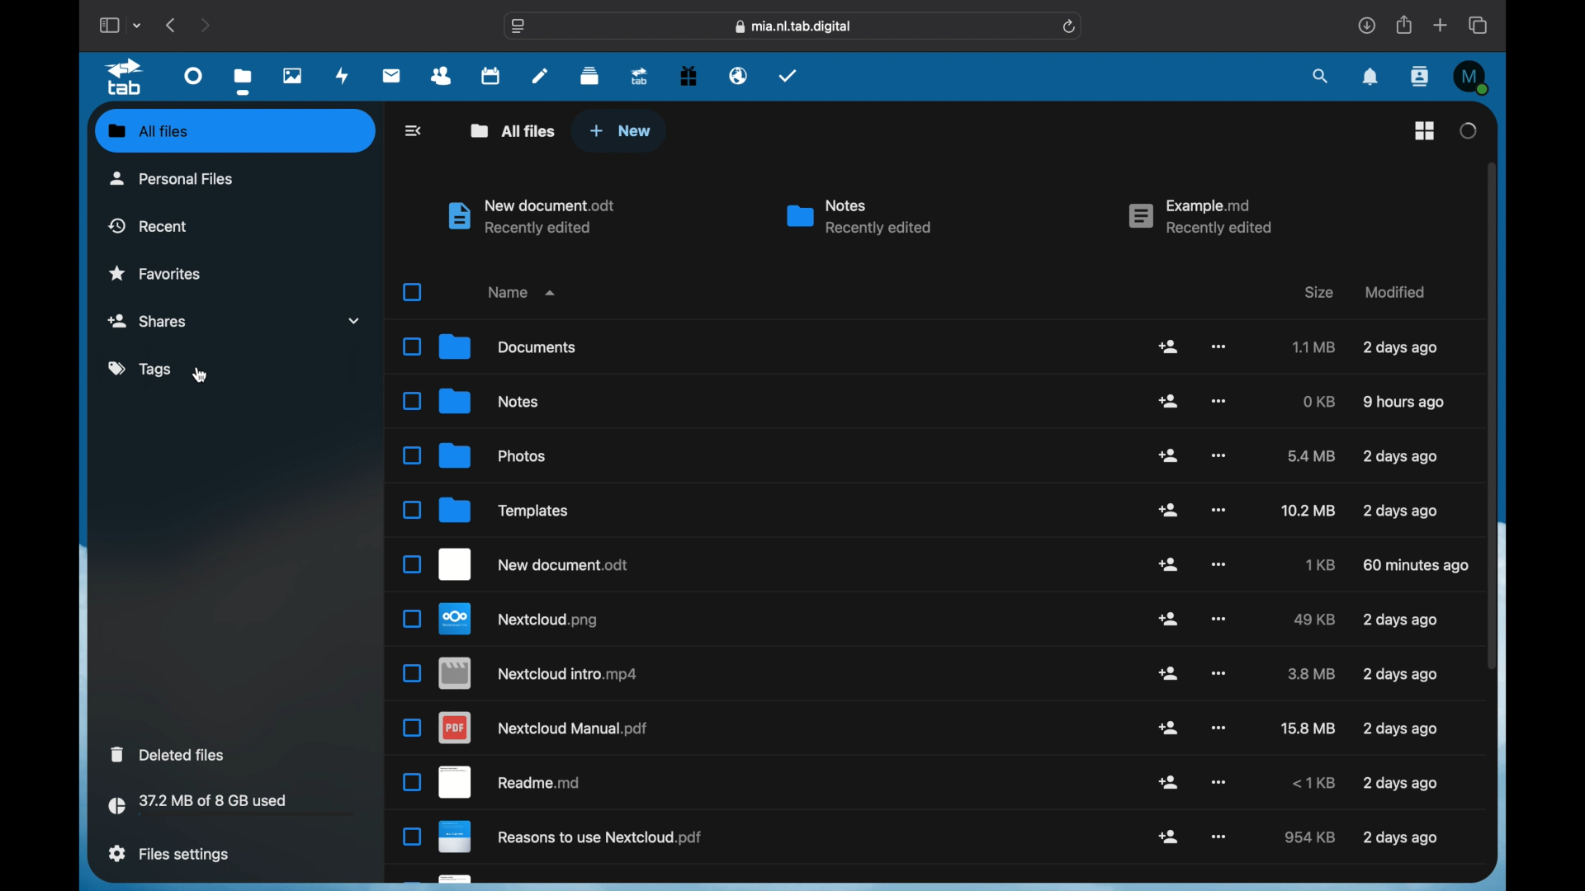 The width and height of the screenshot is (1585, 891). What do you see at coordinates (536, 565) in the screenshot?
I see `new document` at bounding box center [536, 565].